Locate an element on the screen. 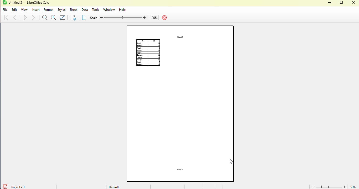 The image size is (359, 189). Table is located at coordinates (148, 53).